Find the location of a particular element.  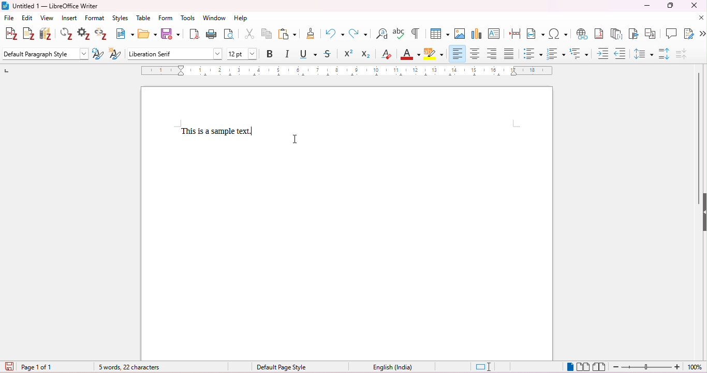

paste is located at coordinates (288, 33).